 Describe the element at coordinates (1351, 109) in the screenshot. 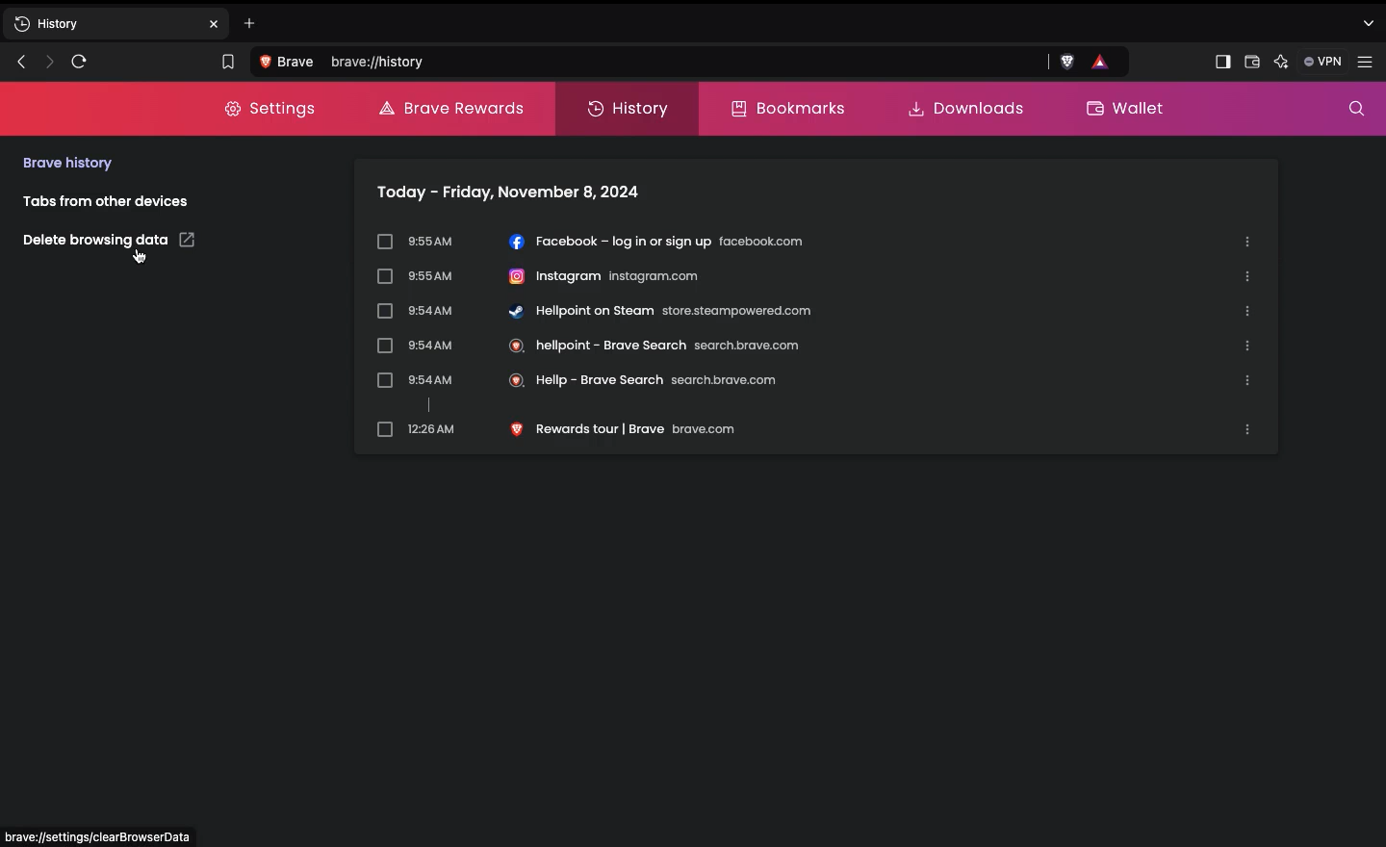

I see `Search` at that location.